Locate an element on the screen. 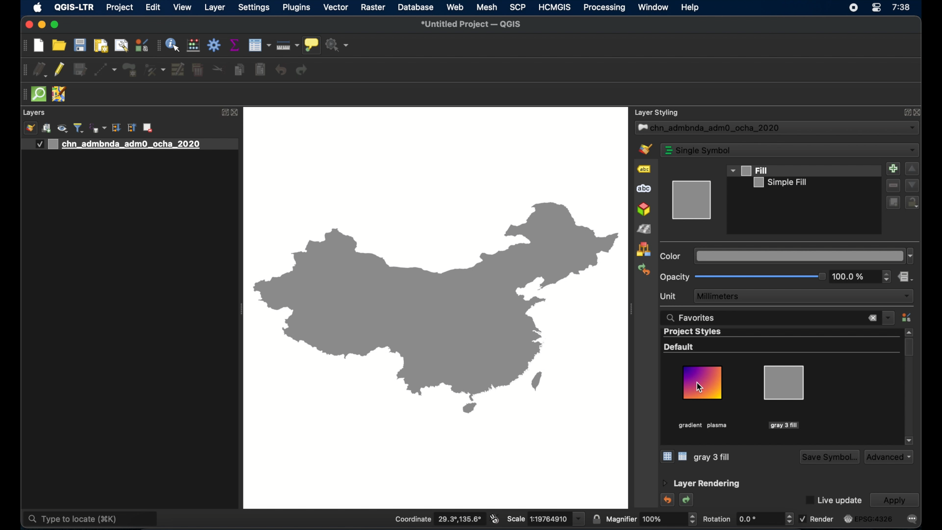 The height and width of the screenshot is (530, 942). render is located at coordinates (817, 519).